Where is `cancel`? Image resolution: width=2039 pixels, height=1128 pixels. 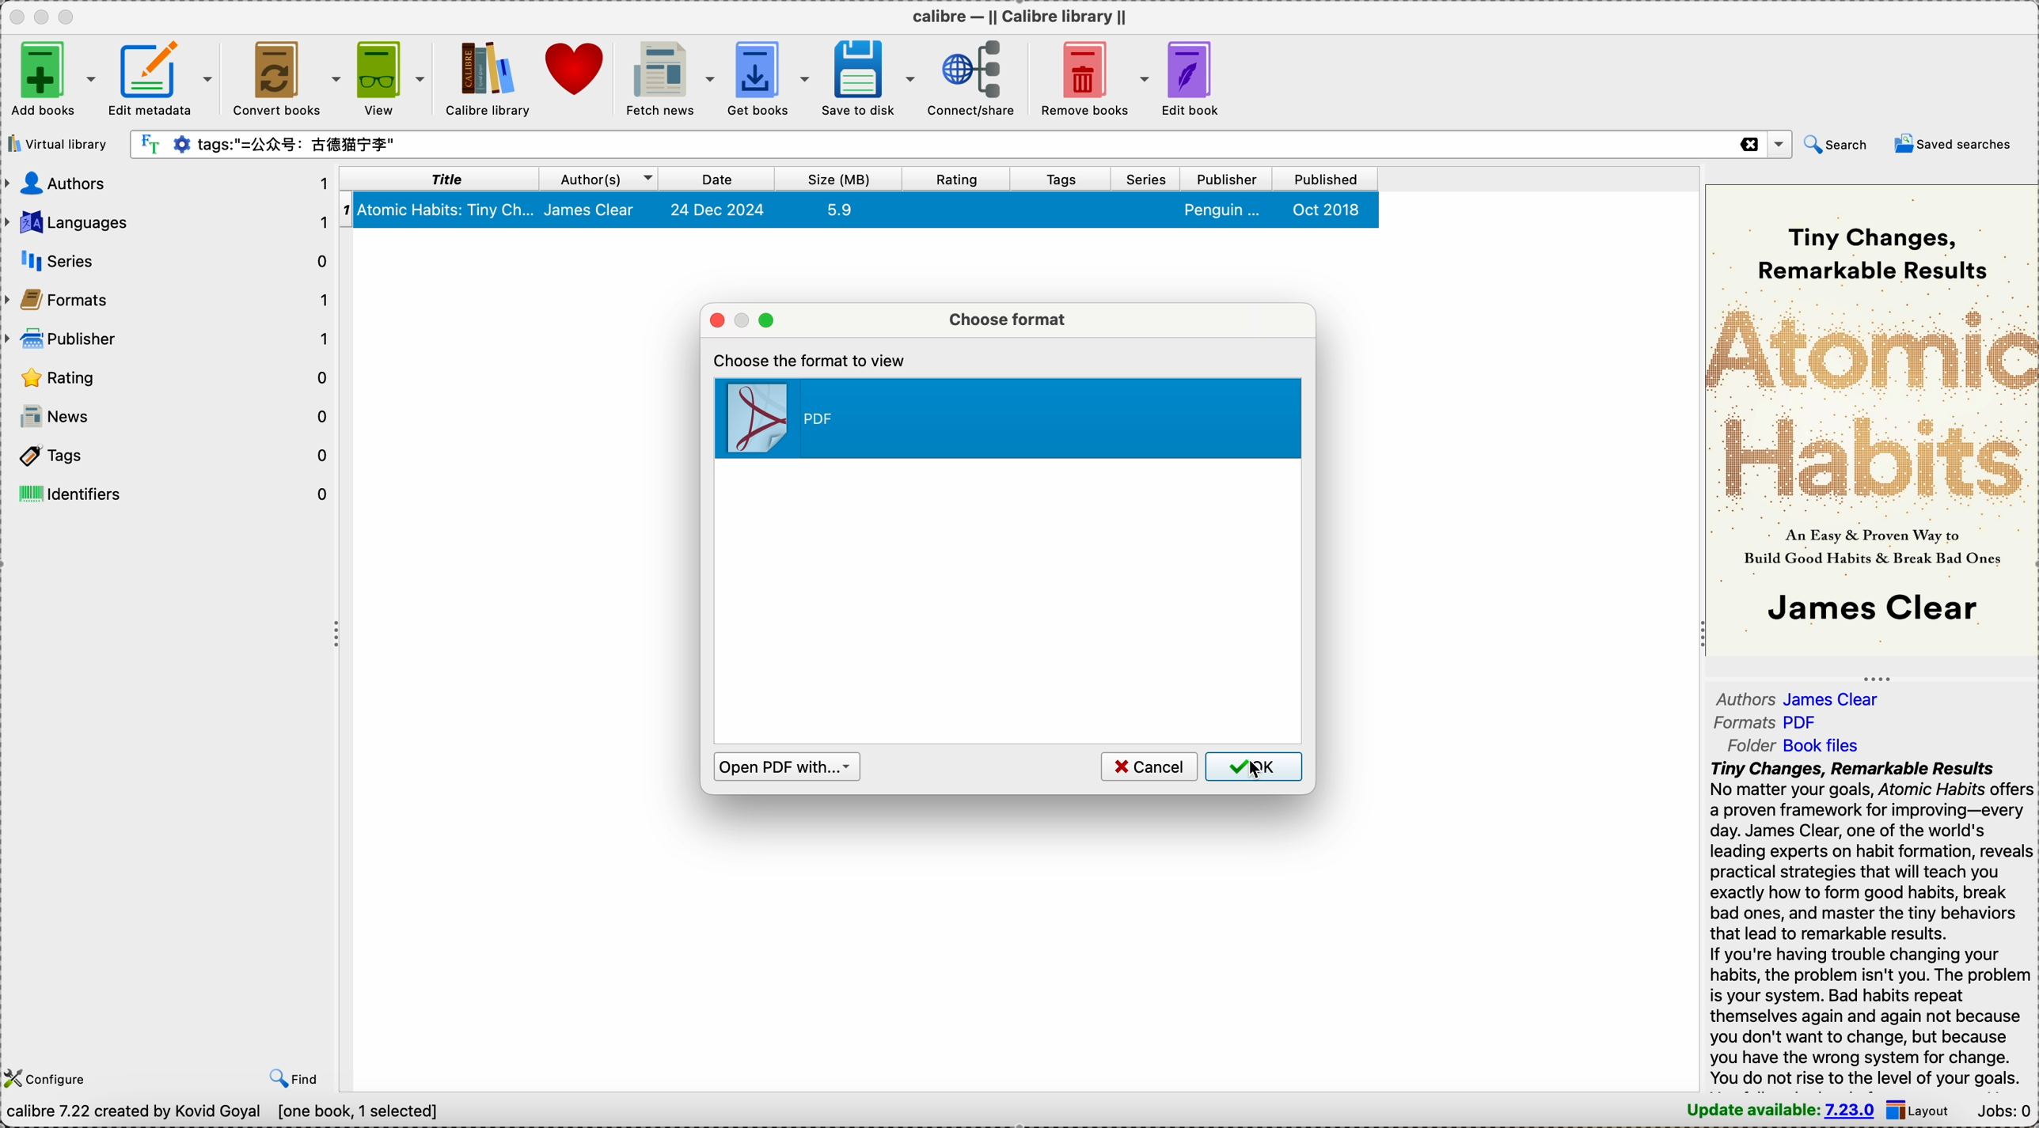 cancel is located at coordinates (1151, 767).